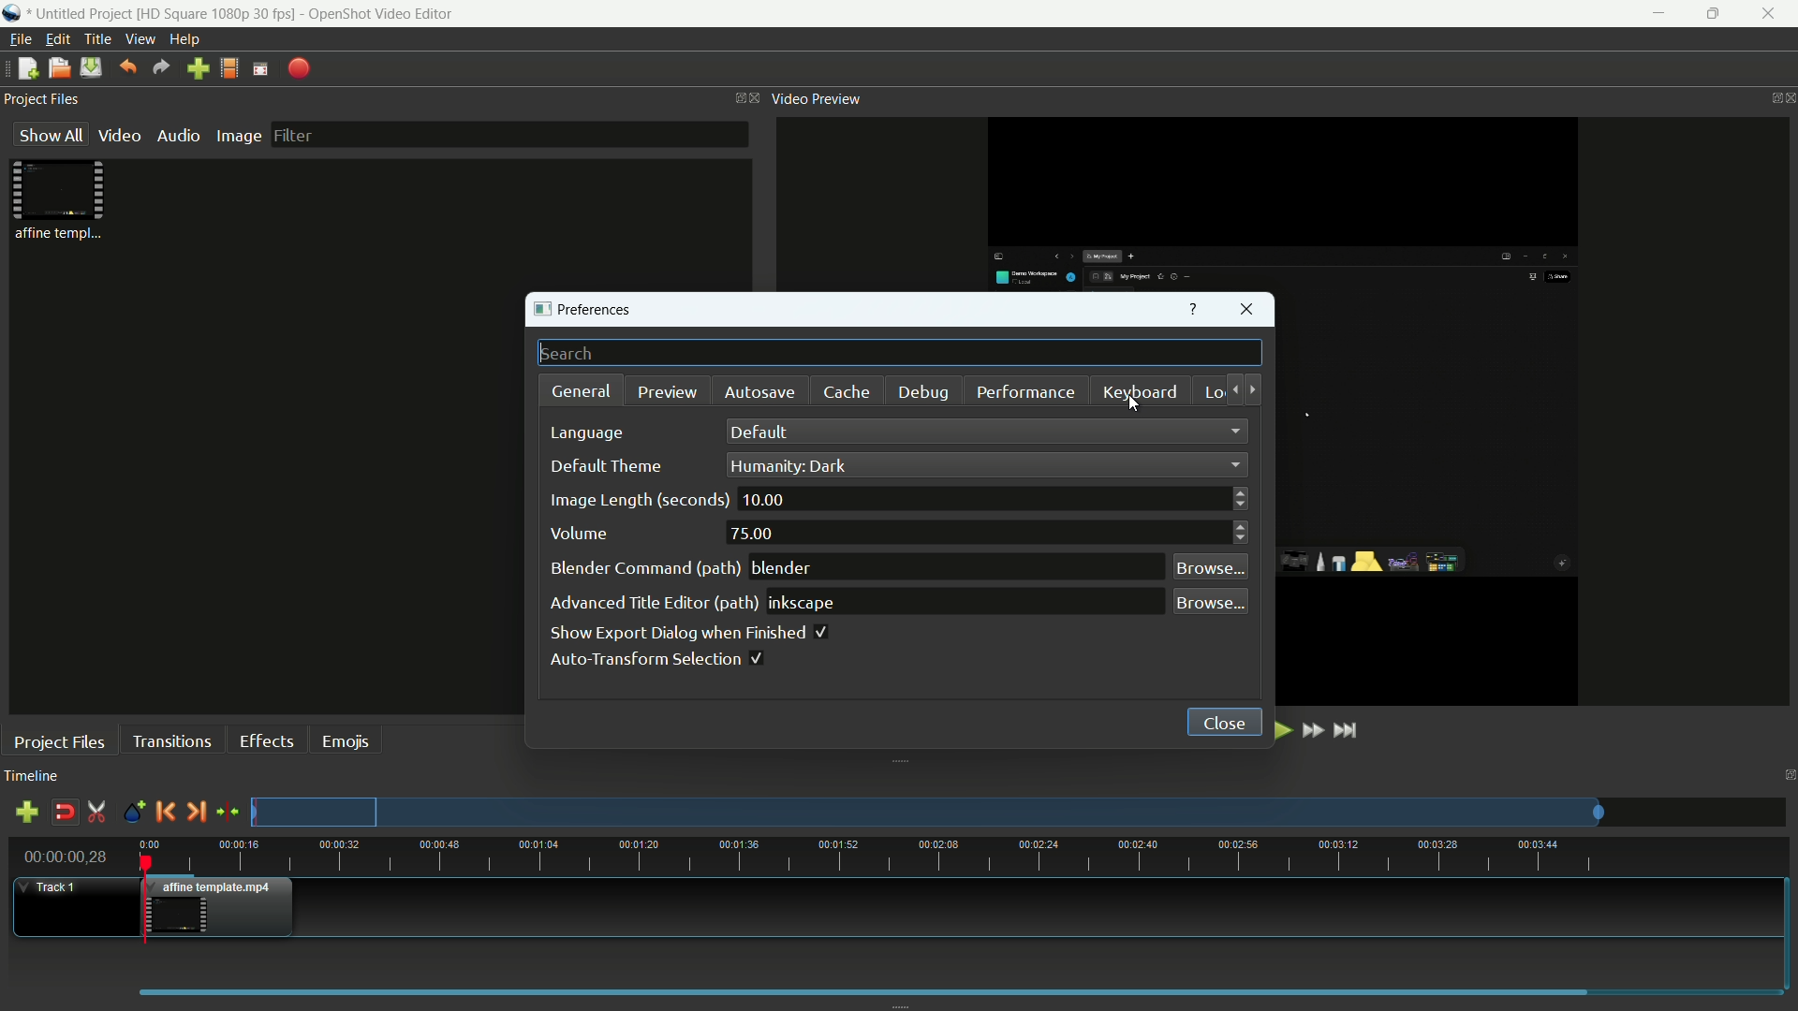  What do you see at coordinates (591, 433) in the screenshot?
I see `language` at bounding box center [591, 433].